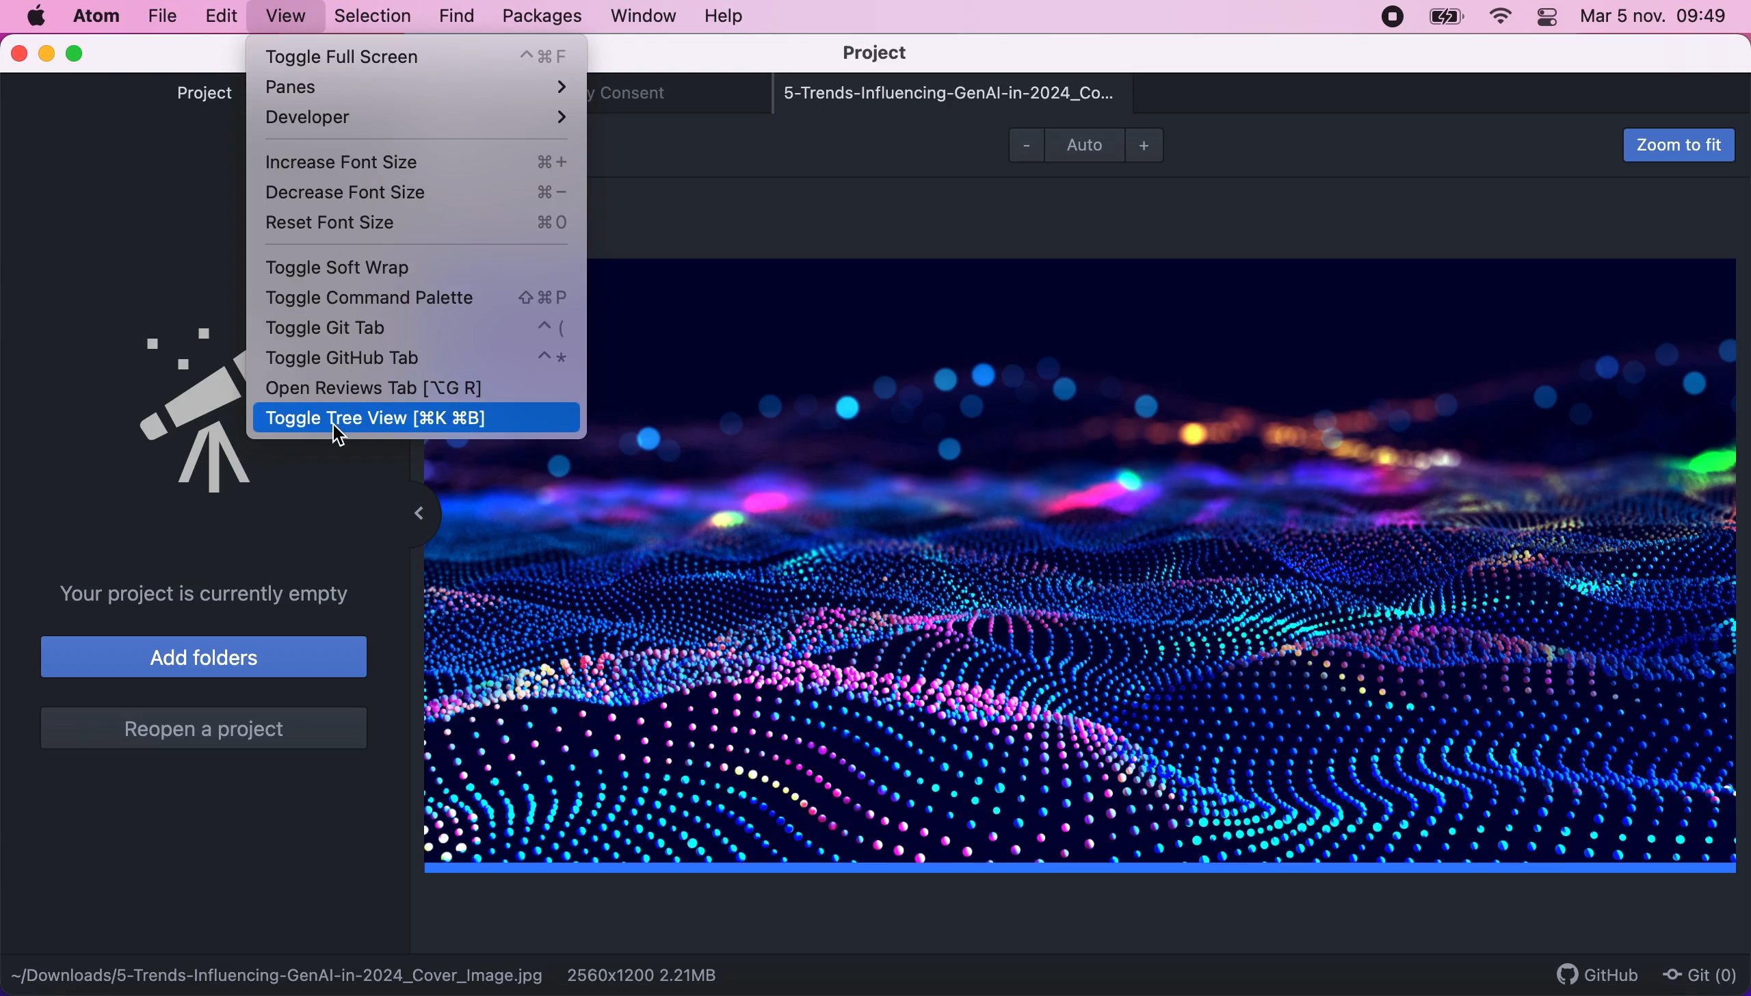  Describe the element at coordinates (1148, 149) in the screenshot. I see `zoom in` at that location.